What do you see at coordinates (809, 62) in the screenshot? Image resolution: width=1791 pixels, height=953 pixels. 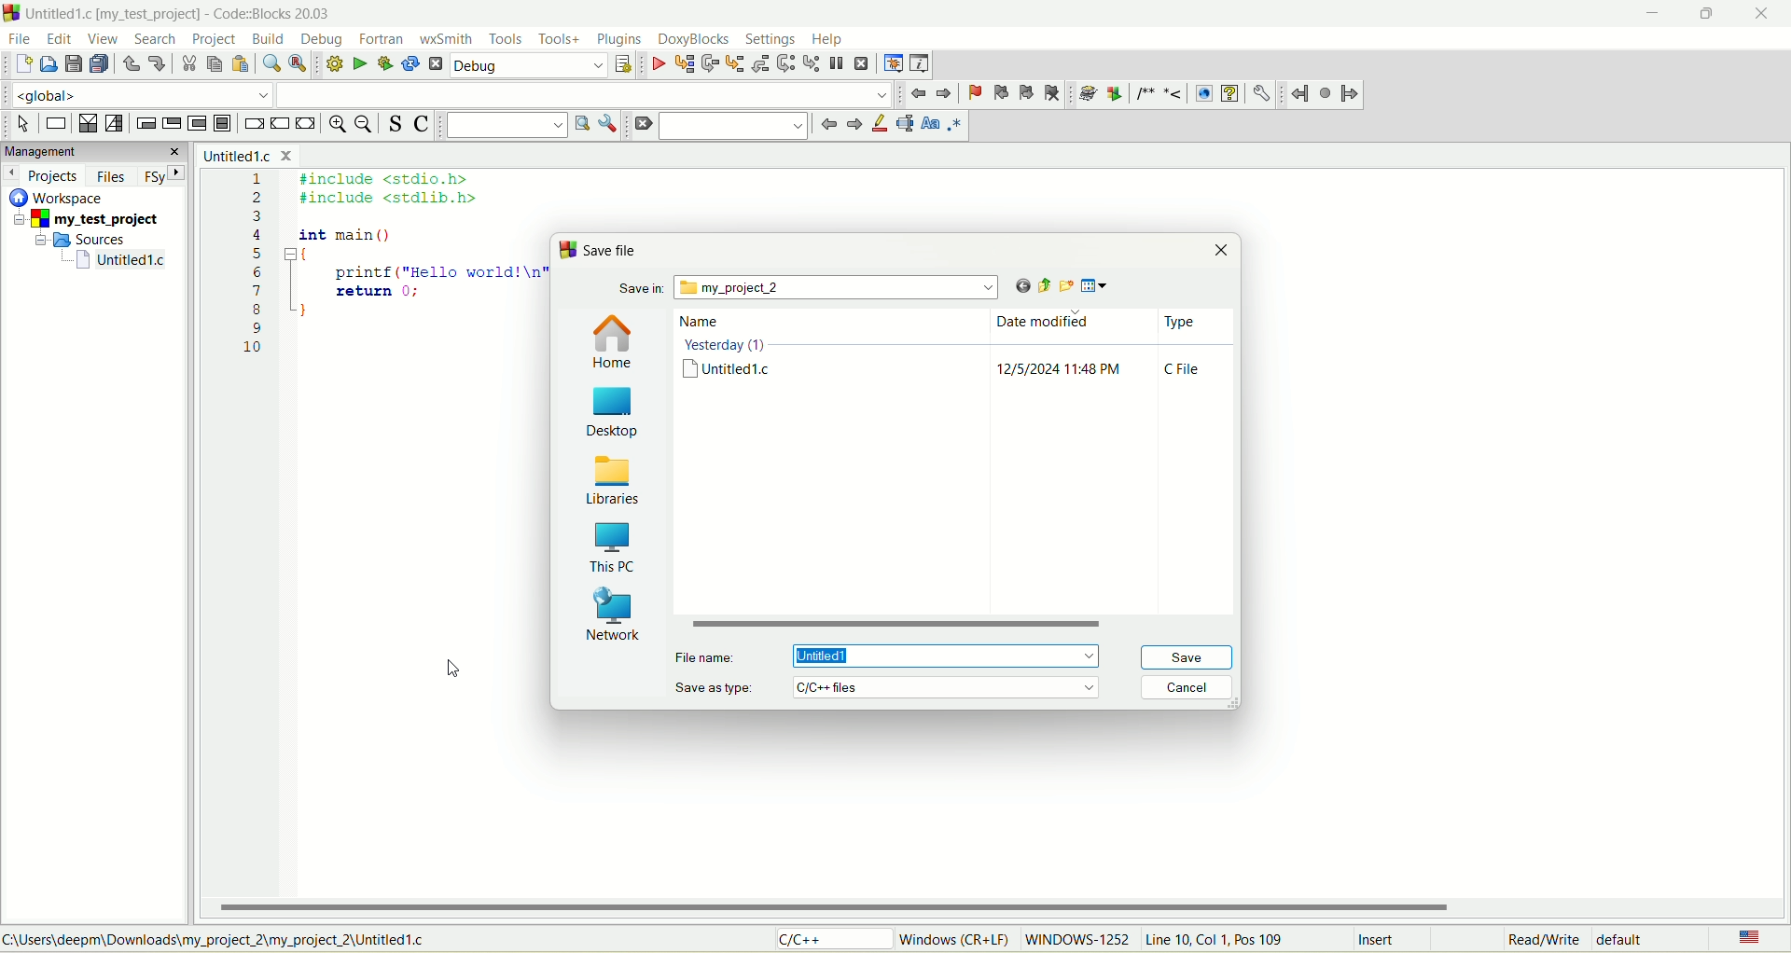 I see `step into instruction` at bounding box center [809, 62].